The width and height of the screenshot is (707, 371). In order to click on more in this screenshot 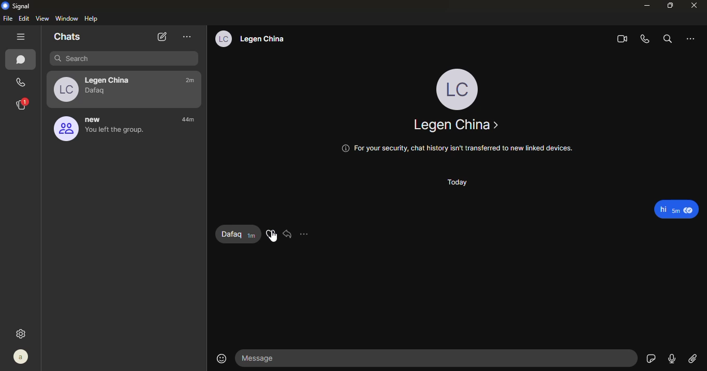, I will do `click(305, 234)`.